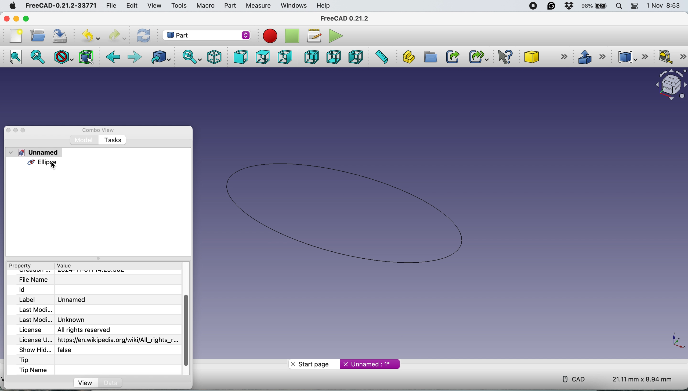  Describe the element at coordinates (294, 35) in the screenshot. I see `stop recording macros` at that location.